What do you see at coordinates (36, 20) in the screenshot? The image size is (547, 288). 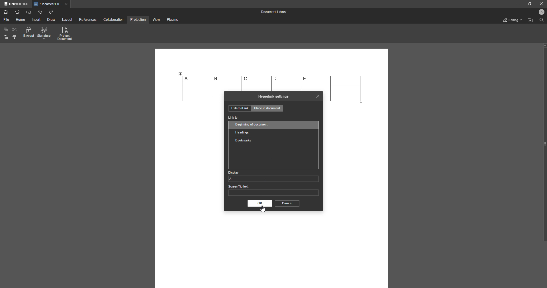 I see `Insert` at bounding box center [36, 20].